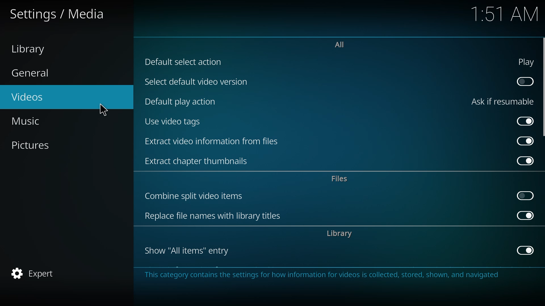 This screenshot has width=545, height=306. What do you see at coordinates (523, 62) in the screenshot?
I see `play` at bounding box center [523, 62].